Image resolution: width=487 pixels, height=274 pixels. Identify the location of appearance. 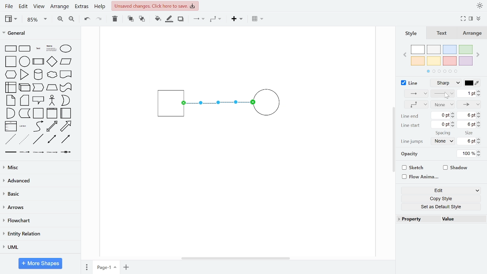
(479, 6).